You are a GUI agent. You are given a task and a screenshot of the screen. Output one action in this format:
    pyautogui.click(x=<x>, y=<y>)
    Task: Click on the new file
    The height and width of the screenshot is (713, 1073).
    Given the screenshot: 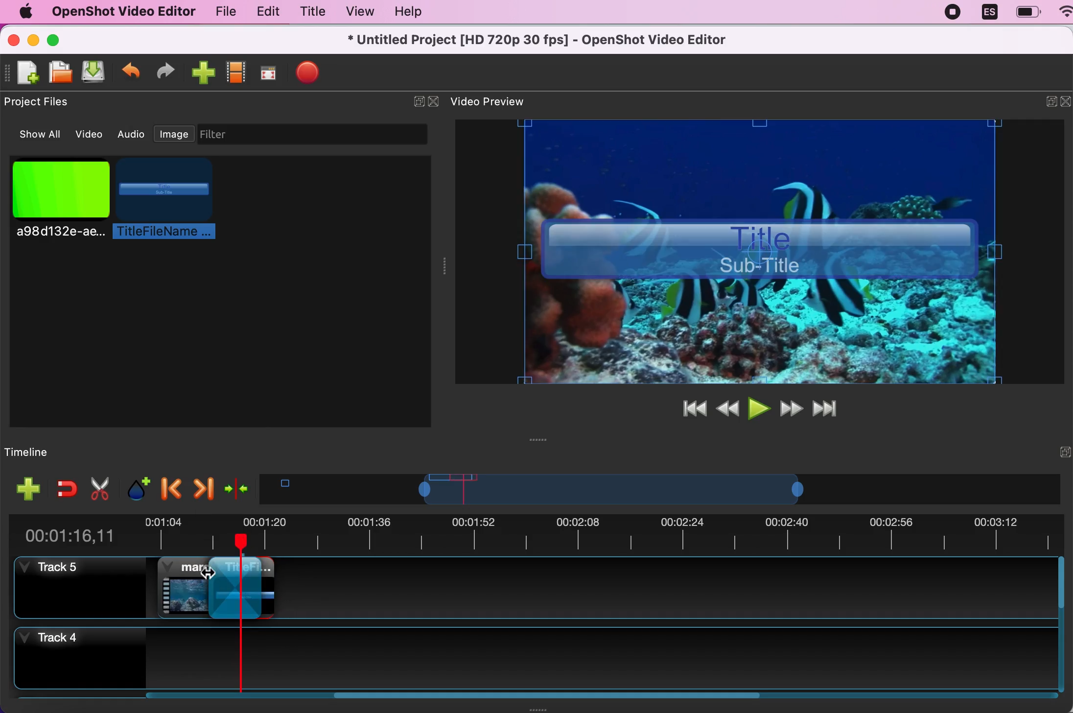 What is the action you would take?
    pyautogui.click(x=24, y=73)
    